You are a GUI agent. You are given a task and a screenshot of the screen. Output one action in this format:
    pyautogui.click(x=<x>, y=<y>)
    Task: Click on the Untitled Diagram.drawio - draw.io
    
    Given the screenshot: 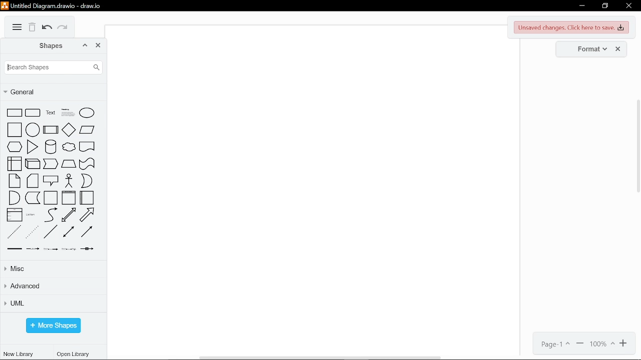 What is the action you would take?
    pyautogui.click(x=53, y=5)
    